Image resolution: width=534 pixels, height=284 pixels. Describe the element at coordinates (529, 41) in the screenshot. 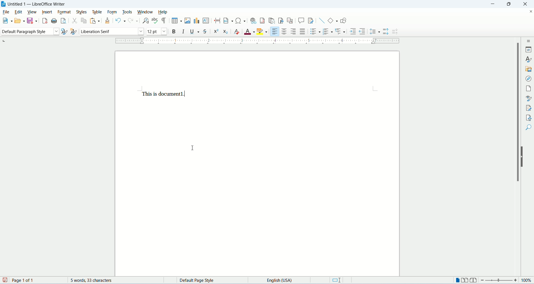

I see `sidebar settings` at that location.